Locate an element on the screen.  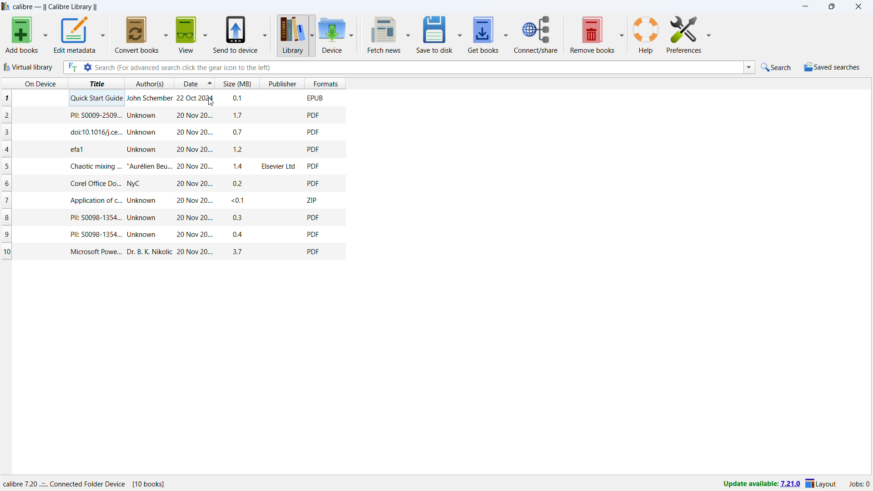
edit metadata options is located at coordinates (104, 34).